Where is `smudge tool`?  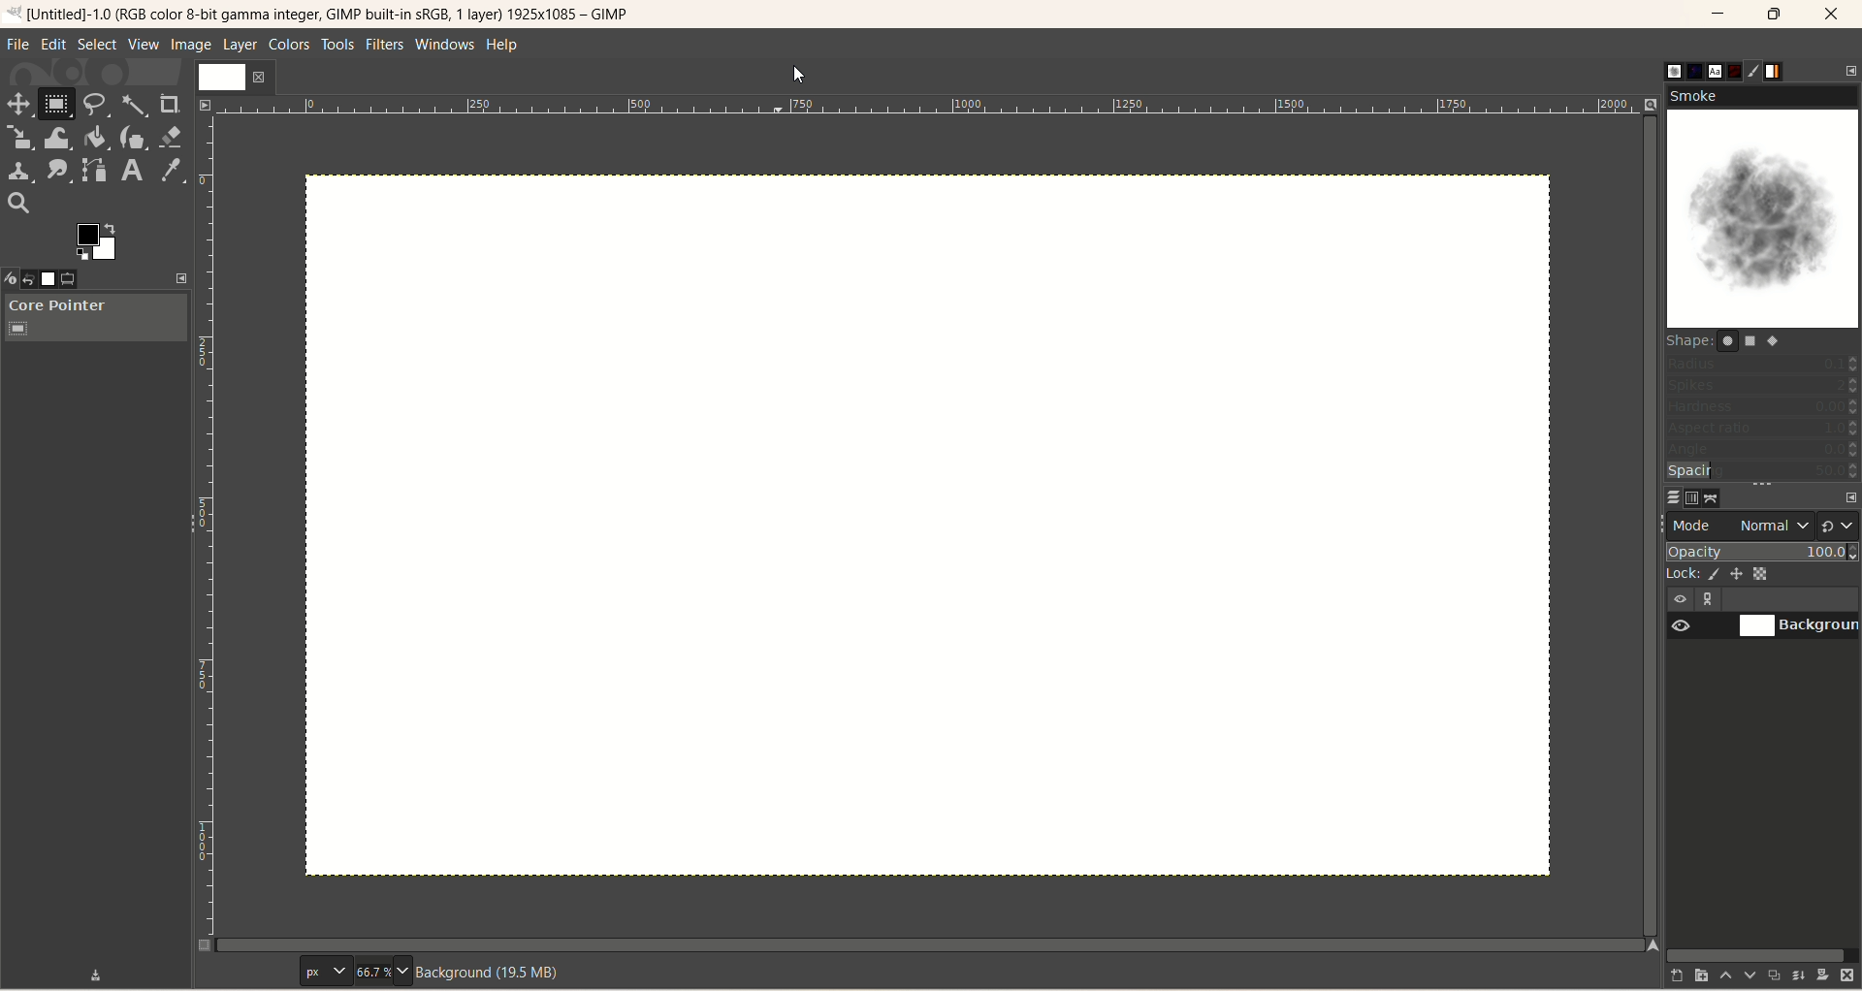
smudge tool is located at coordinates (57, 170).